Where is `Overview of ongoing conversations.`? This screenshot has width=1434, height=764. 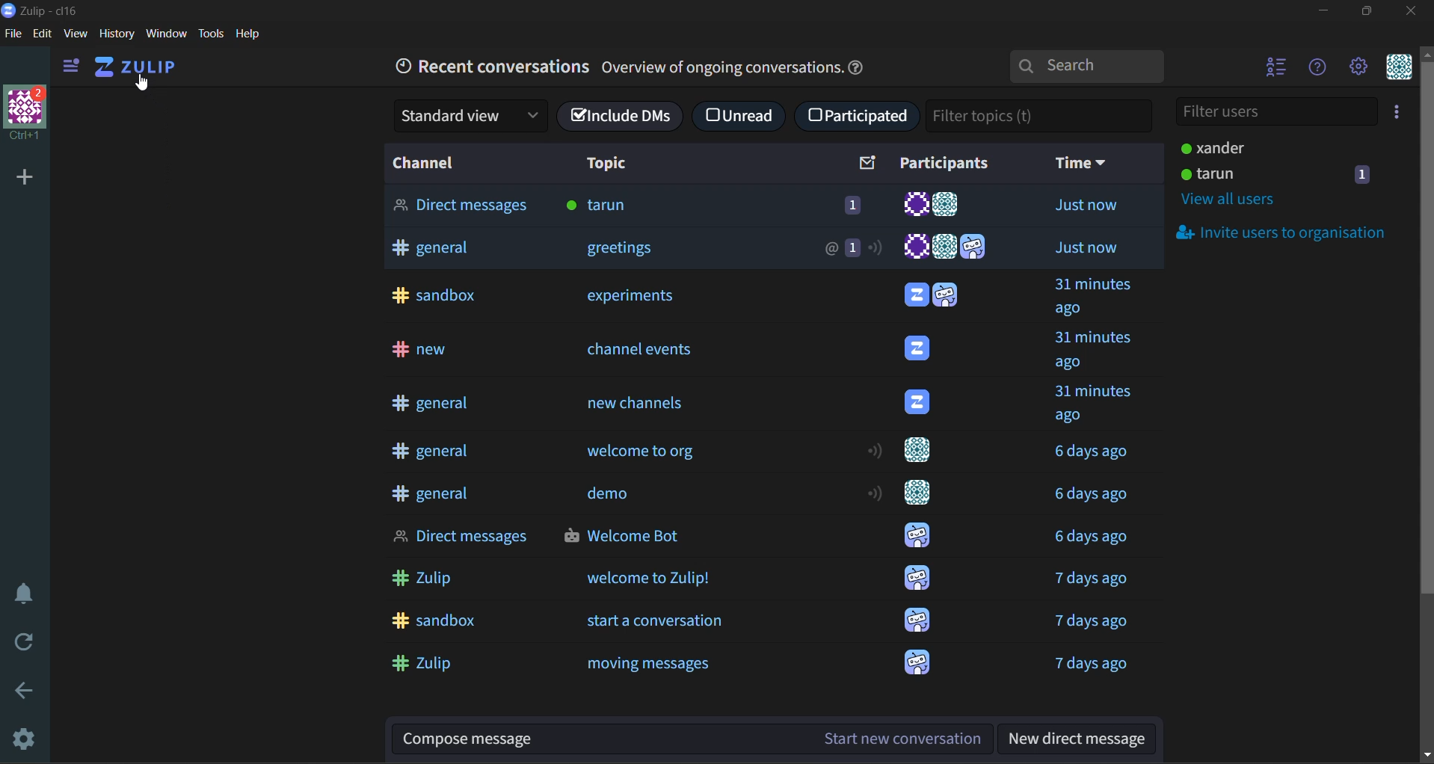
Overview of ongoing conversations. is located at coordinates (721, 70).